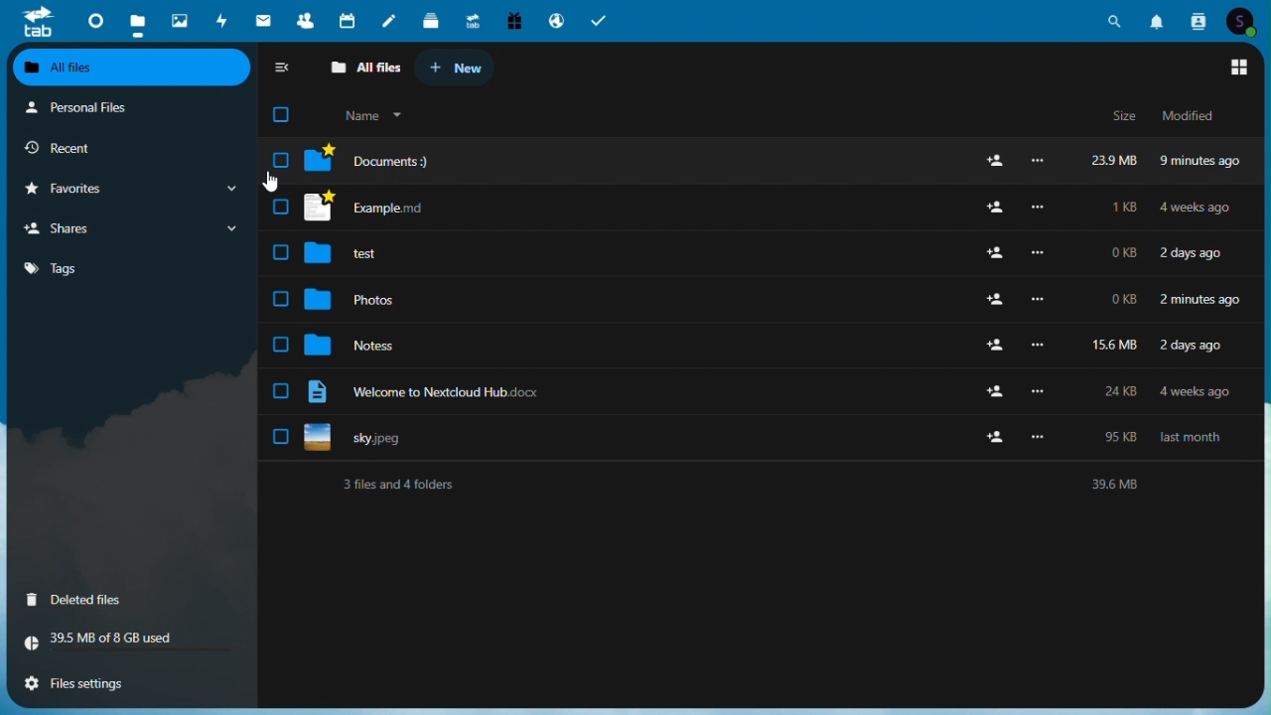  Describe the element at coordinates (1183, 115) in the screenshot. I see `Modified` at that location.